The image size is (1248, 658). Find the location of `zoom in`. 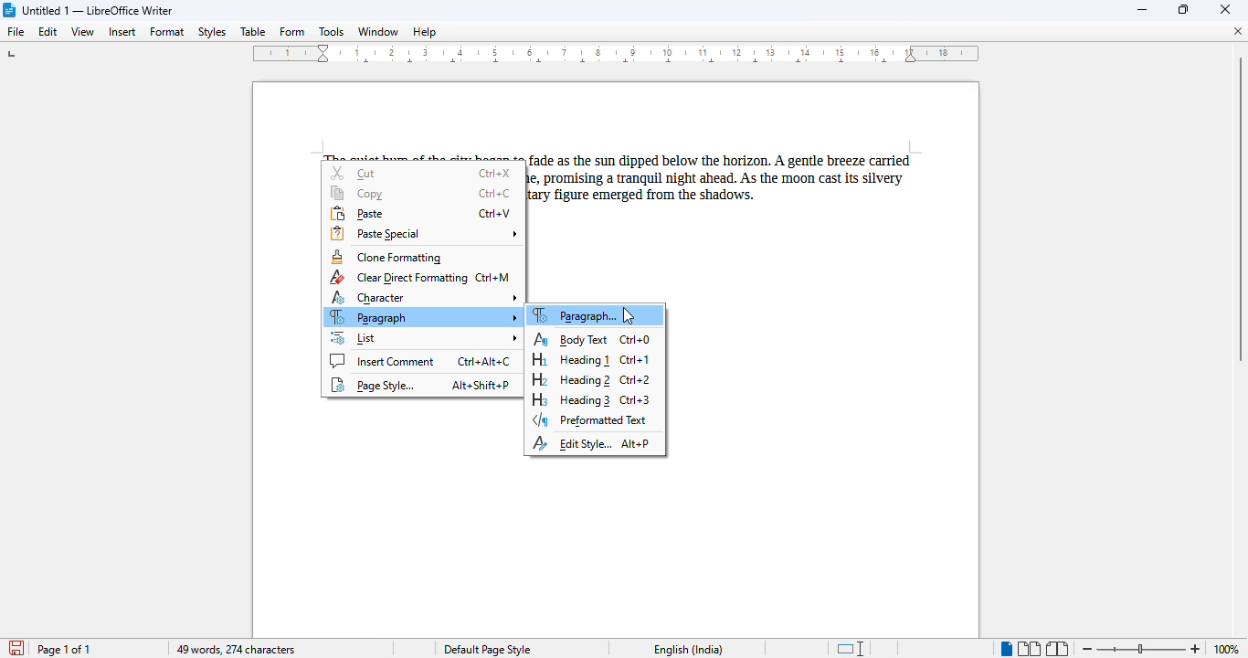

zoom in is located at coordinates (1195, 649).